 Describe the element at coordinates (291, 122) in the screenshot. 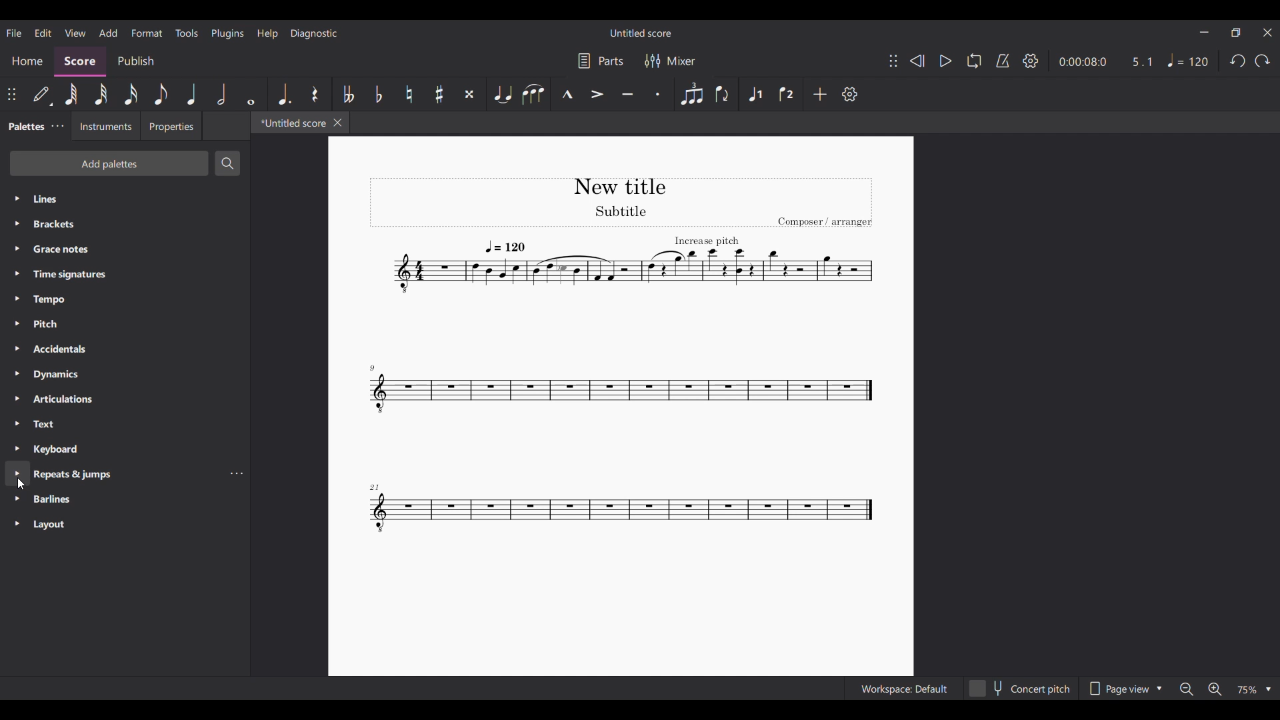

I see `*Untitled score, current tab` at that location.